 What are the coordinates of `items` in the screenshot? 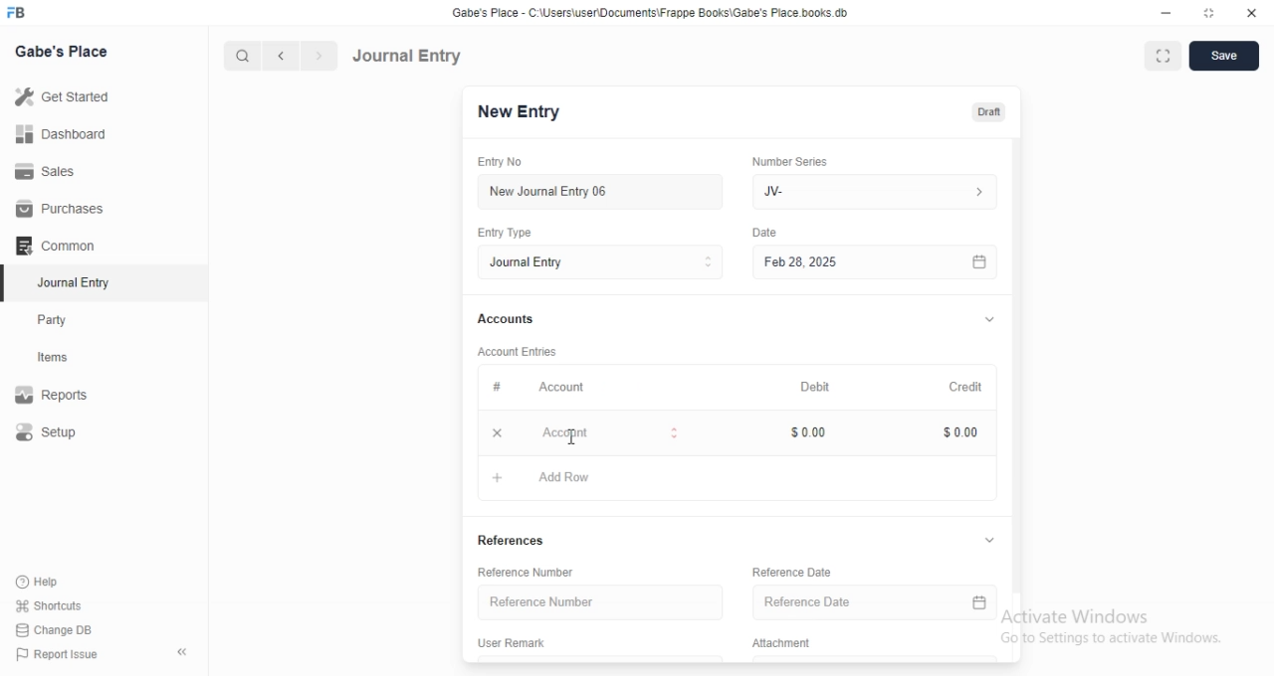 It's located at (66, 359).